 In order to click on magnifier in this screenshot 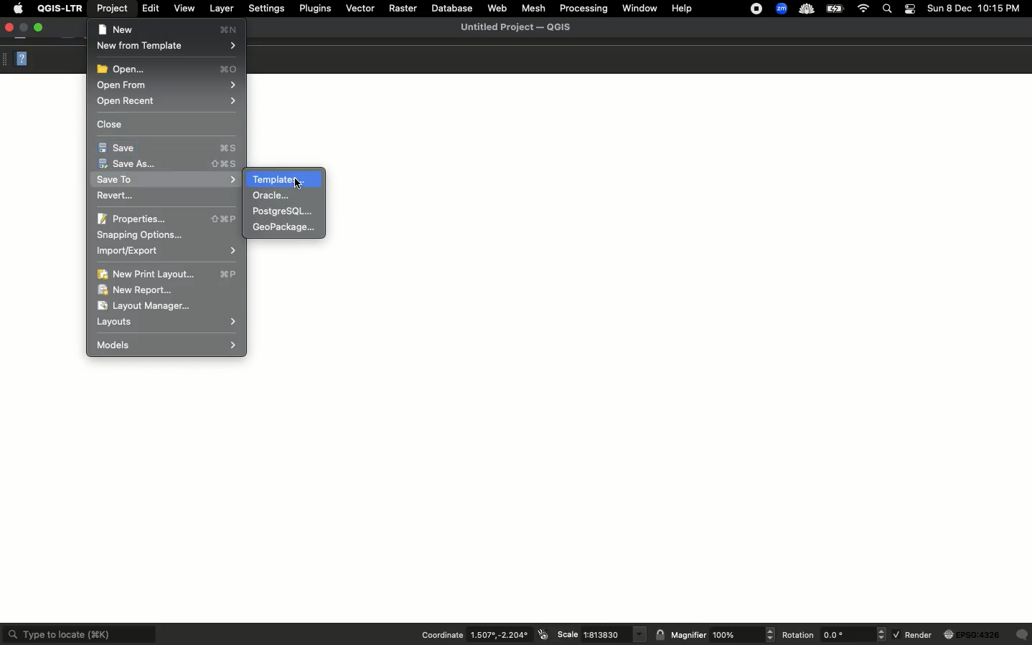, I will do `click(743, 635)`.